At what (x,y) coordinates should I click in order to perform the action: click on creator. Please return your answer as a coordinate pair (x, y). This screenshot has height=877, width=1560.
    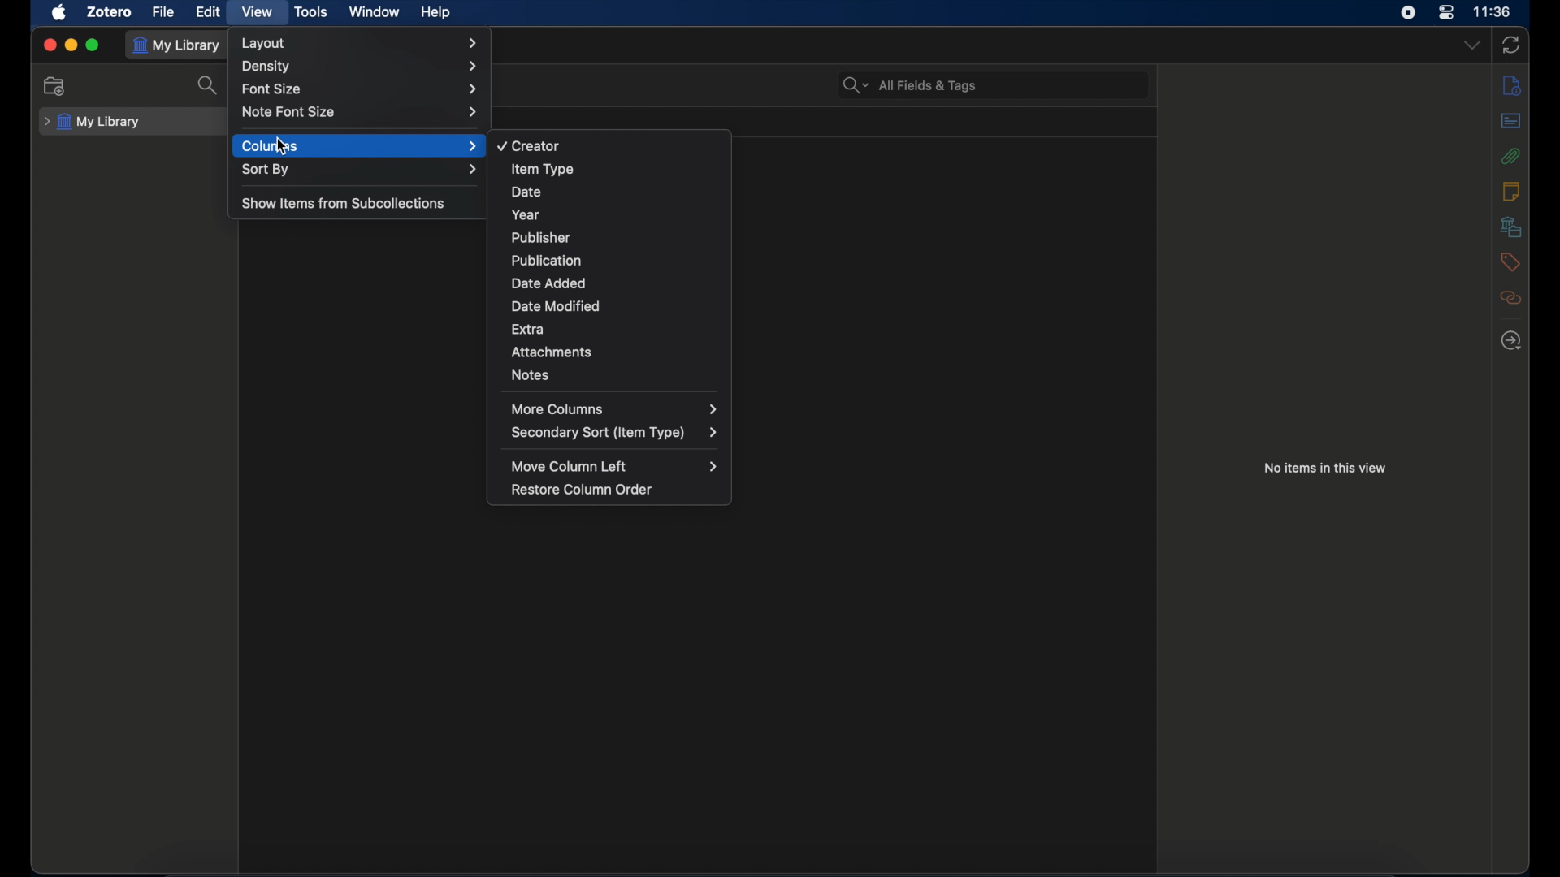
    Looking at the image, I should click on (531, 147).